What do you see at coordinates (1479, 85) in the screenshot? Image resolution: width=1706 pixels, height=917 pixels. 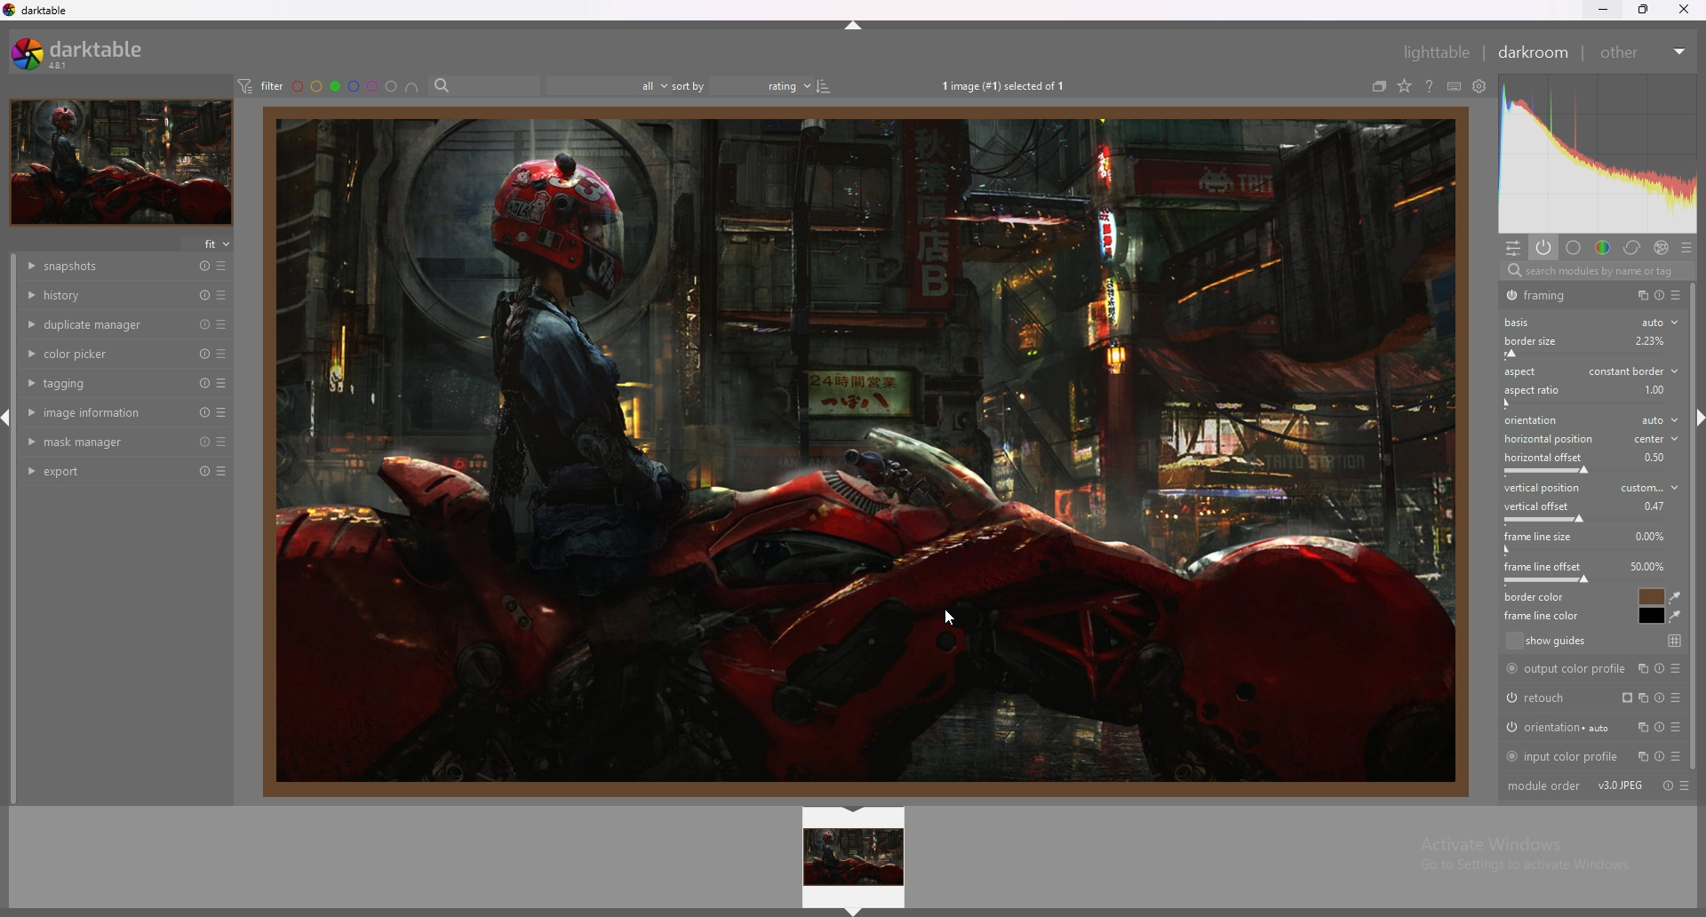 I see `see global preferences` at bounding box center [1479, 85].